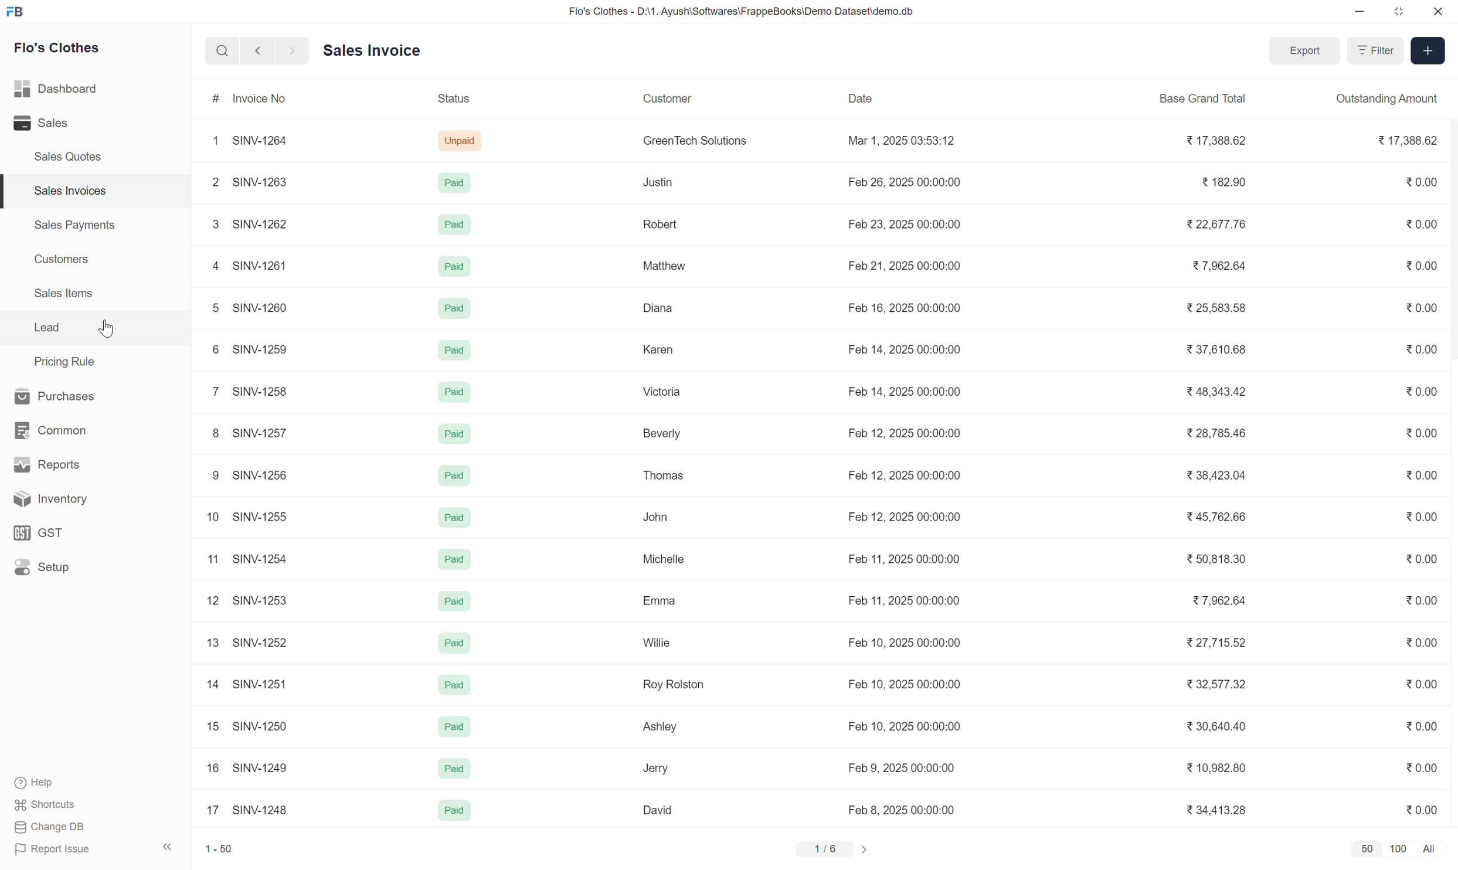  I want to click on Feb 16, 2025 00:00:00, so click(906, 306).